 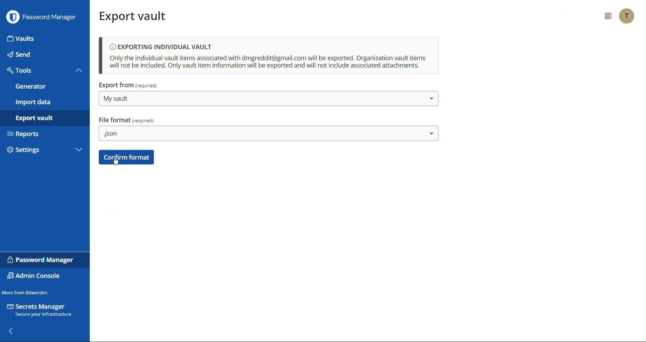 I want to click on More Options, so click(x=608, y=16).